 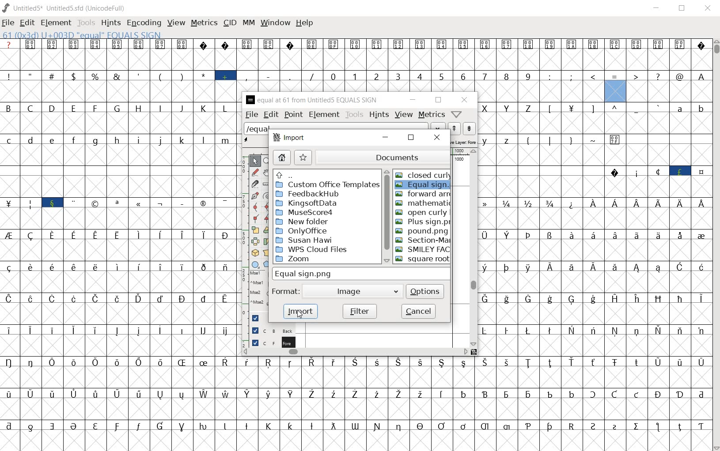 What do you see at coordinates (308, 274) in the screenshot?
I see `equal sign.png` at bounding box center [308, 274].